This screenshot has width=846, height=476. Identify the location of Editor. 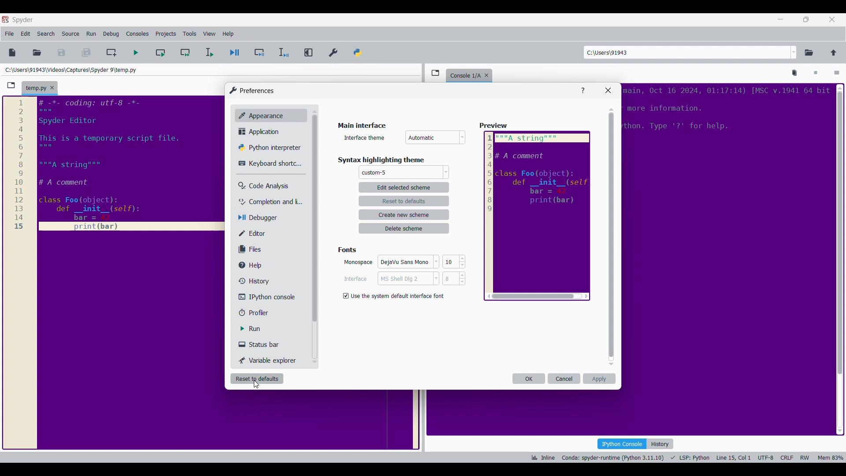
(271, 233).